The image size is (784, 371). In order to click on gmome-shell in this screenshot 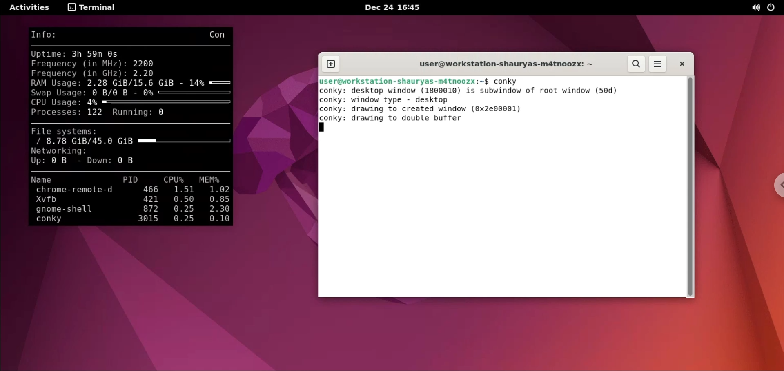, I will do `click(69, 210)`.